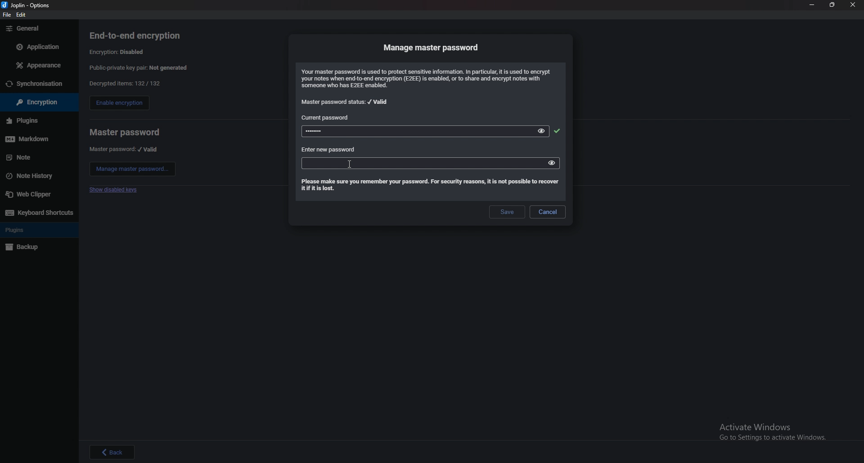  What do you see at coordinates (35, 120) in the screenshot?
I see `plugins` at bounding box center [35, 120].